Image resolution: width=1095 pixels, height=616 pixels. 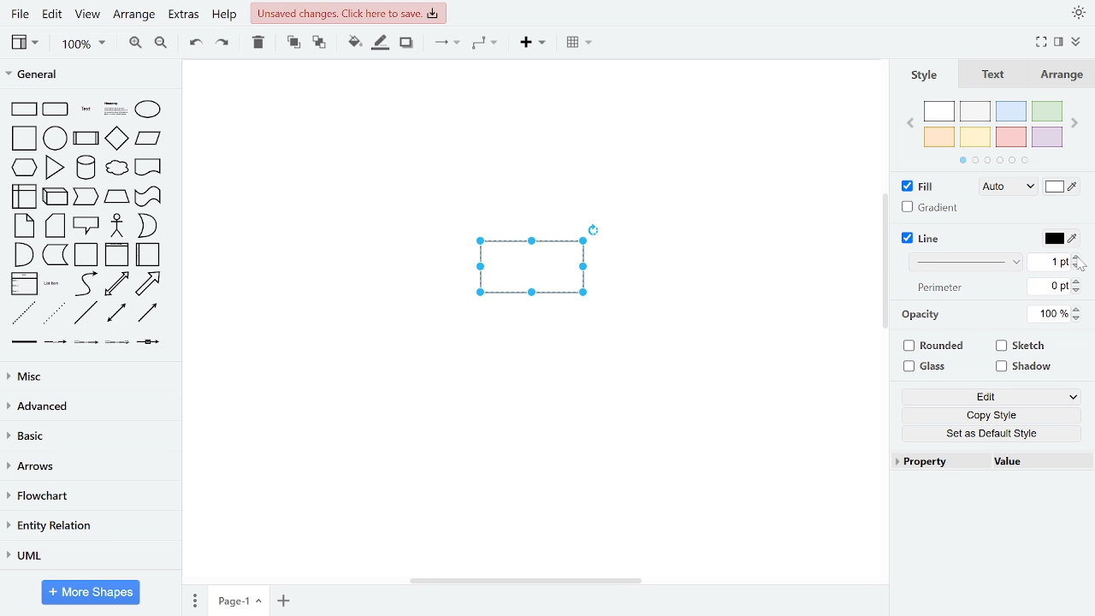 I want to click on pages, so click(x=193, y=600).